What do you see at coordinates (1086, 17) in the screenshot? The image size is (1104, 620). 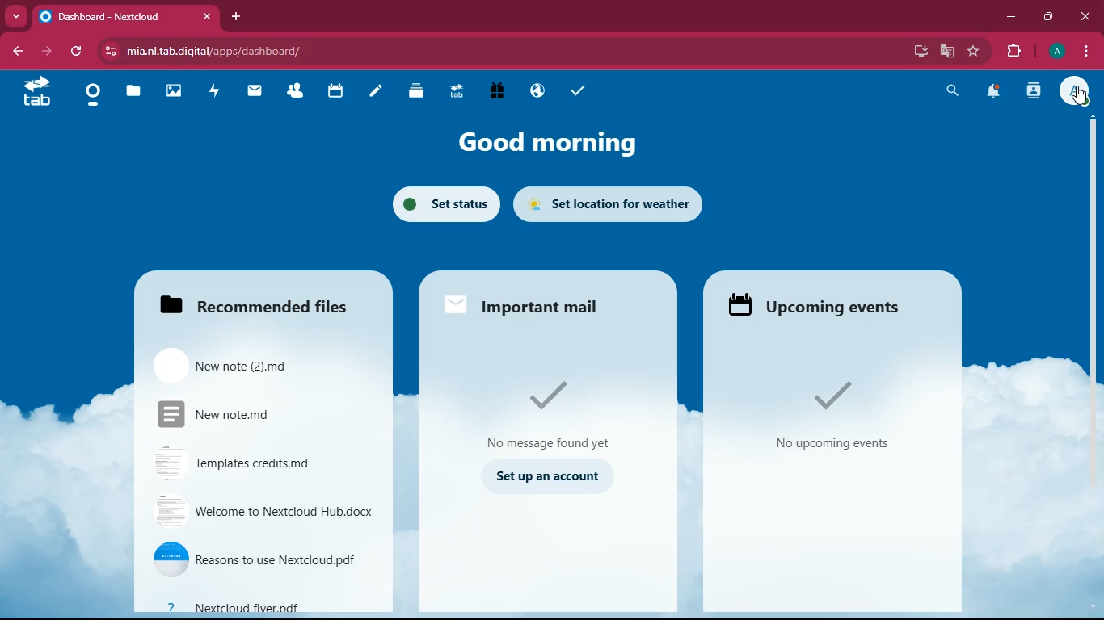 I see `close` at bounding box center [1086, 17].